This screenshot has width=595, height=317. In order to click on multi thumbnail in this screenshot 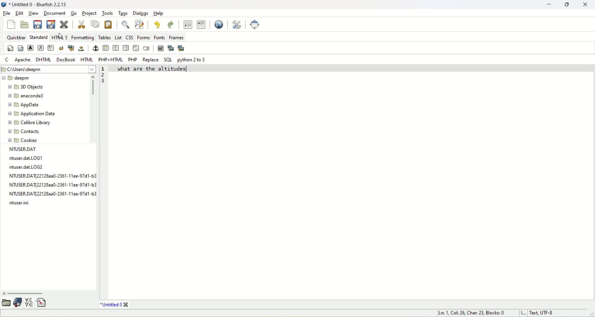, I will do `click(182, 48)`.